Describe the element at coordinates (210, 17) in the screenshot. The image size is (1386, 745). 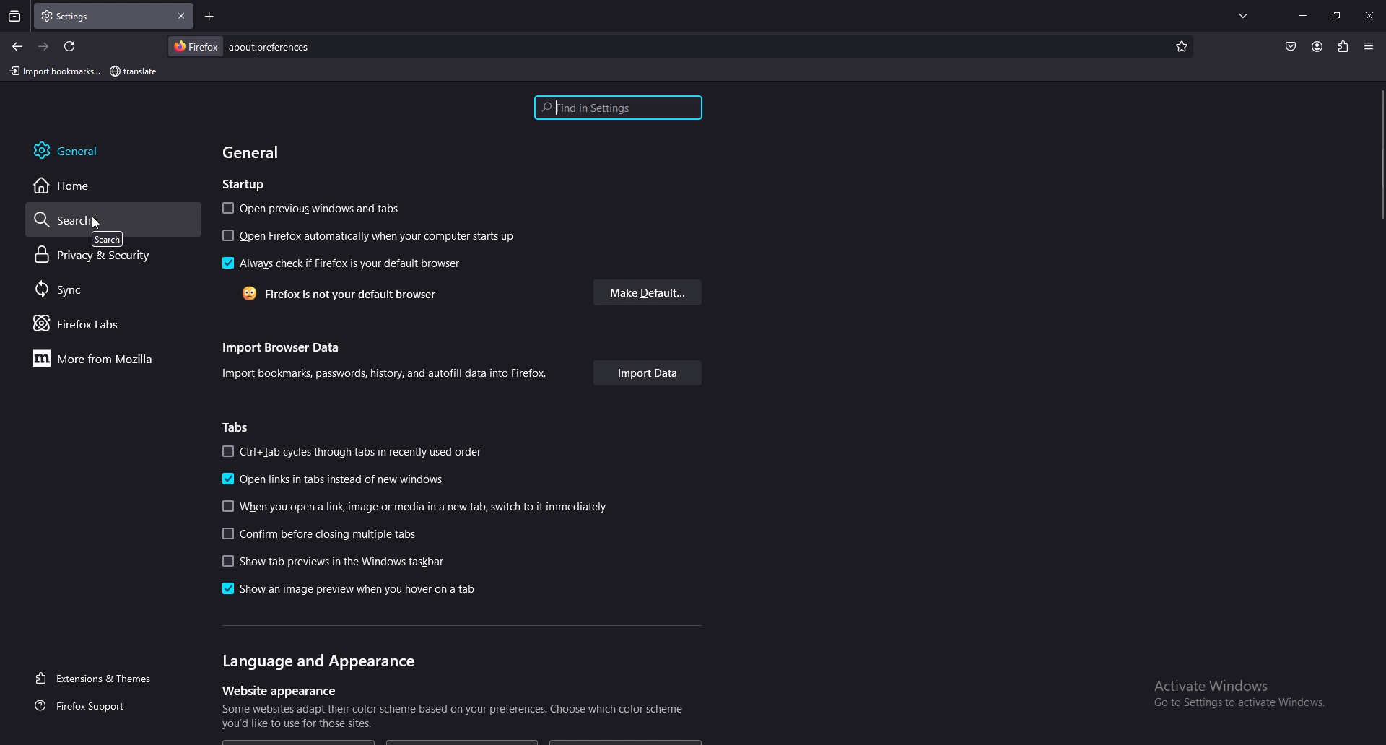
I see `add tab` at that location.